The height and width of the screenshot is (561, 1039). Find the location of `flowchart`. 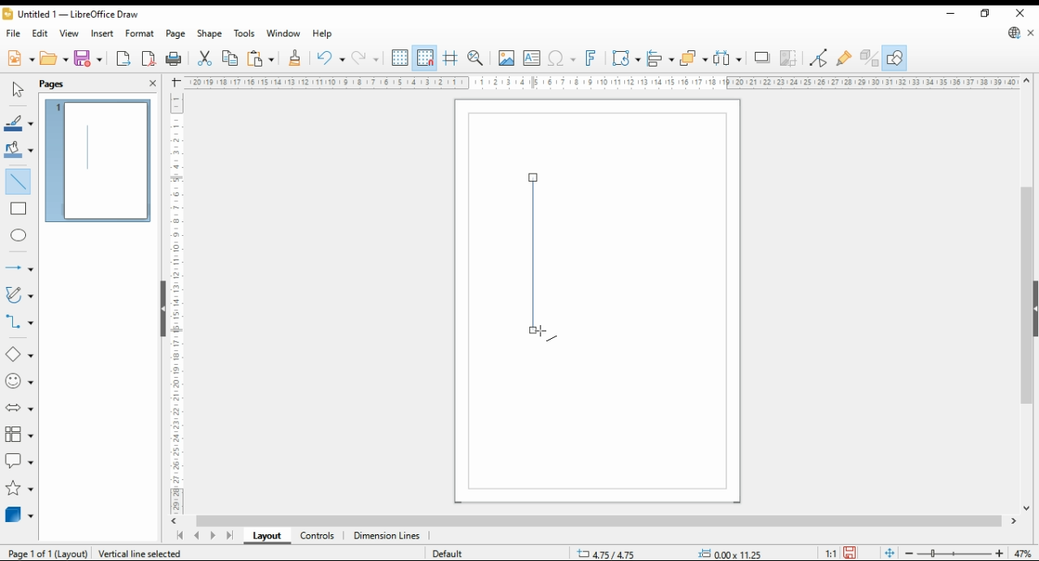

flowchart is located at coordinates (19, 435).